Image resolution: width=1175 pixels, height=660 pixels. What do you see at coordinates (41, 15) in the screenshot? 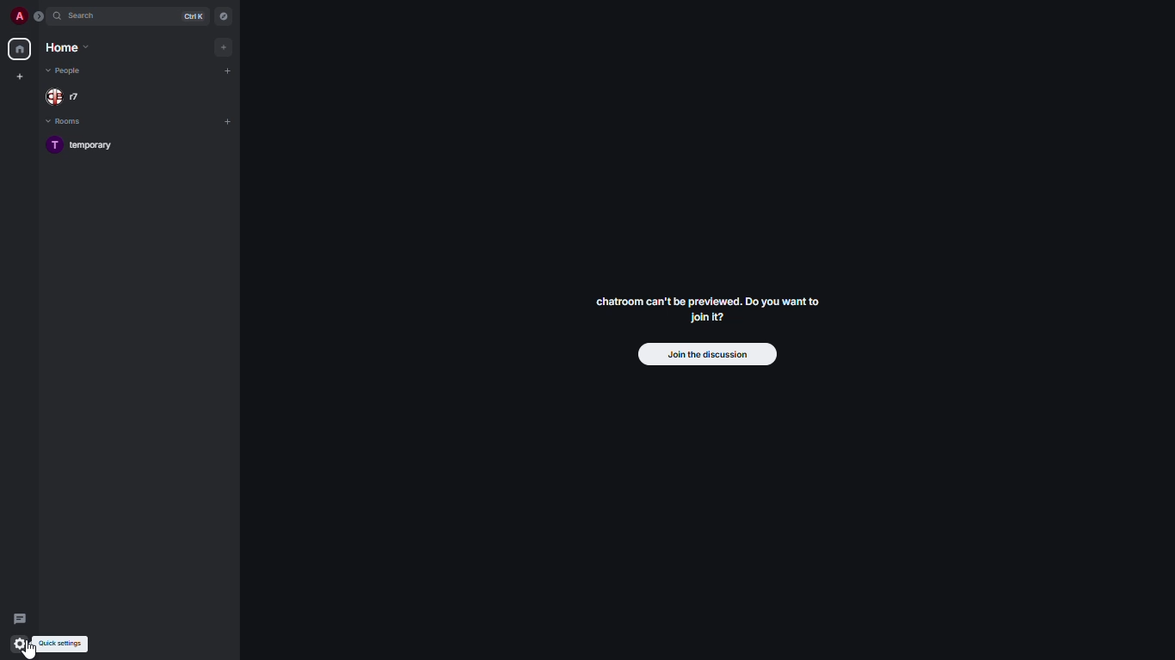
I see `expand` at bounding box center [41, 15].